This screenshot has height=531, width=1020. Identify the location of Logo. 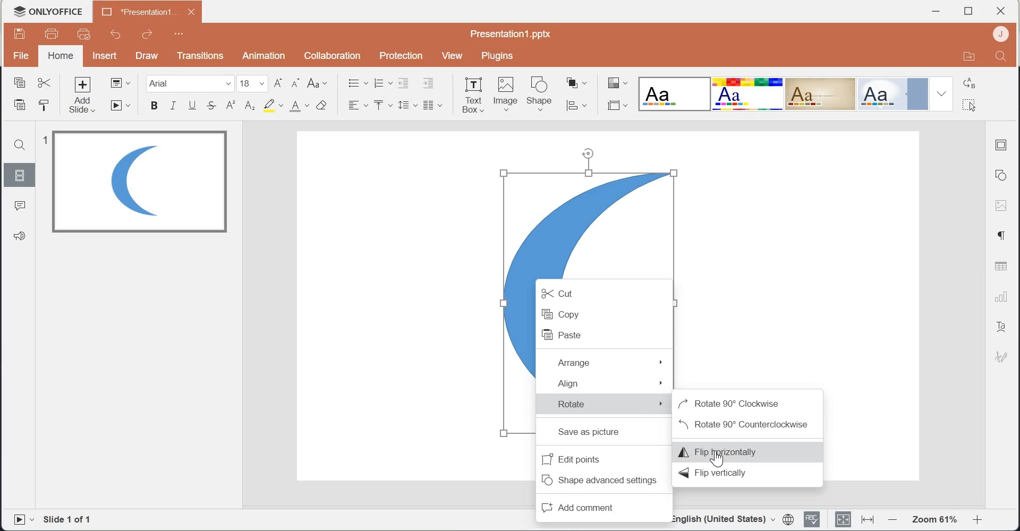
(47, 11).